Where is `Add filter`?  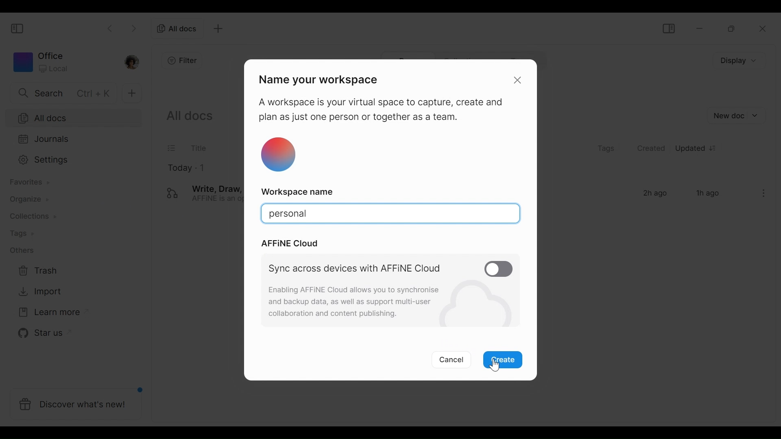 Add filter is located at coordinates (179, 60).